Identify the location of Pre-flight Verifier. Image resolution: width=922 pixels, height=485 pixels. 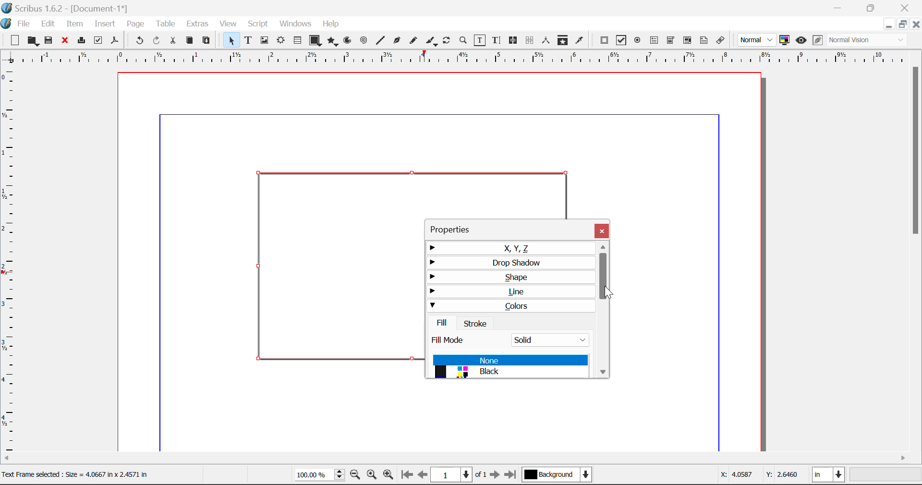
(98, 40).